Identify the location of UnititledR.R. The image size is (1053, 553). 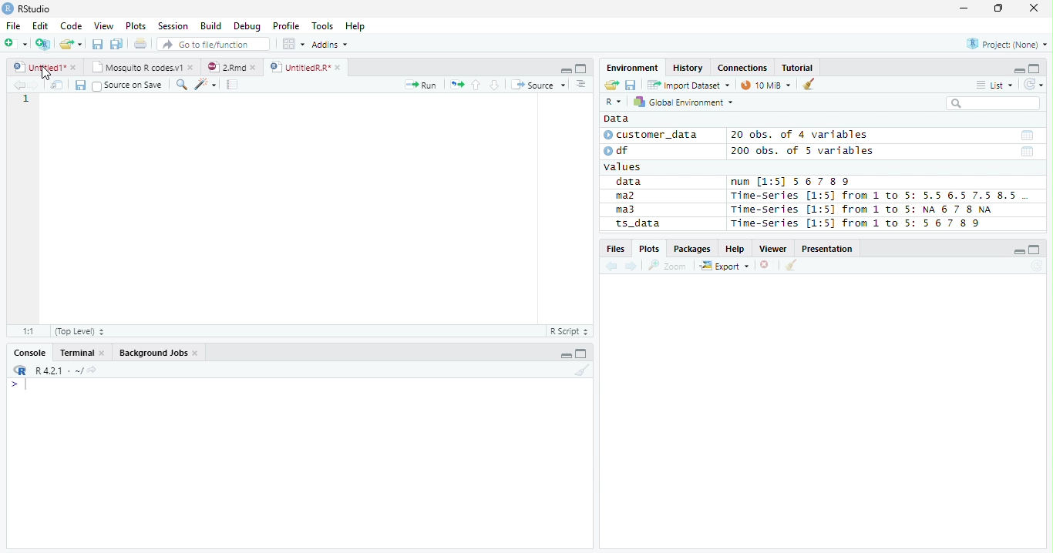
(307, 68).